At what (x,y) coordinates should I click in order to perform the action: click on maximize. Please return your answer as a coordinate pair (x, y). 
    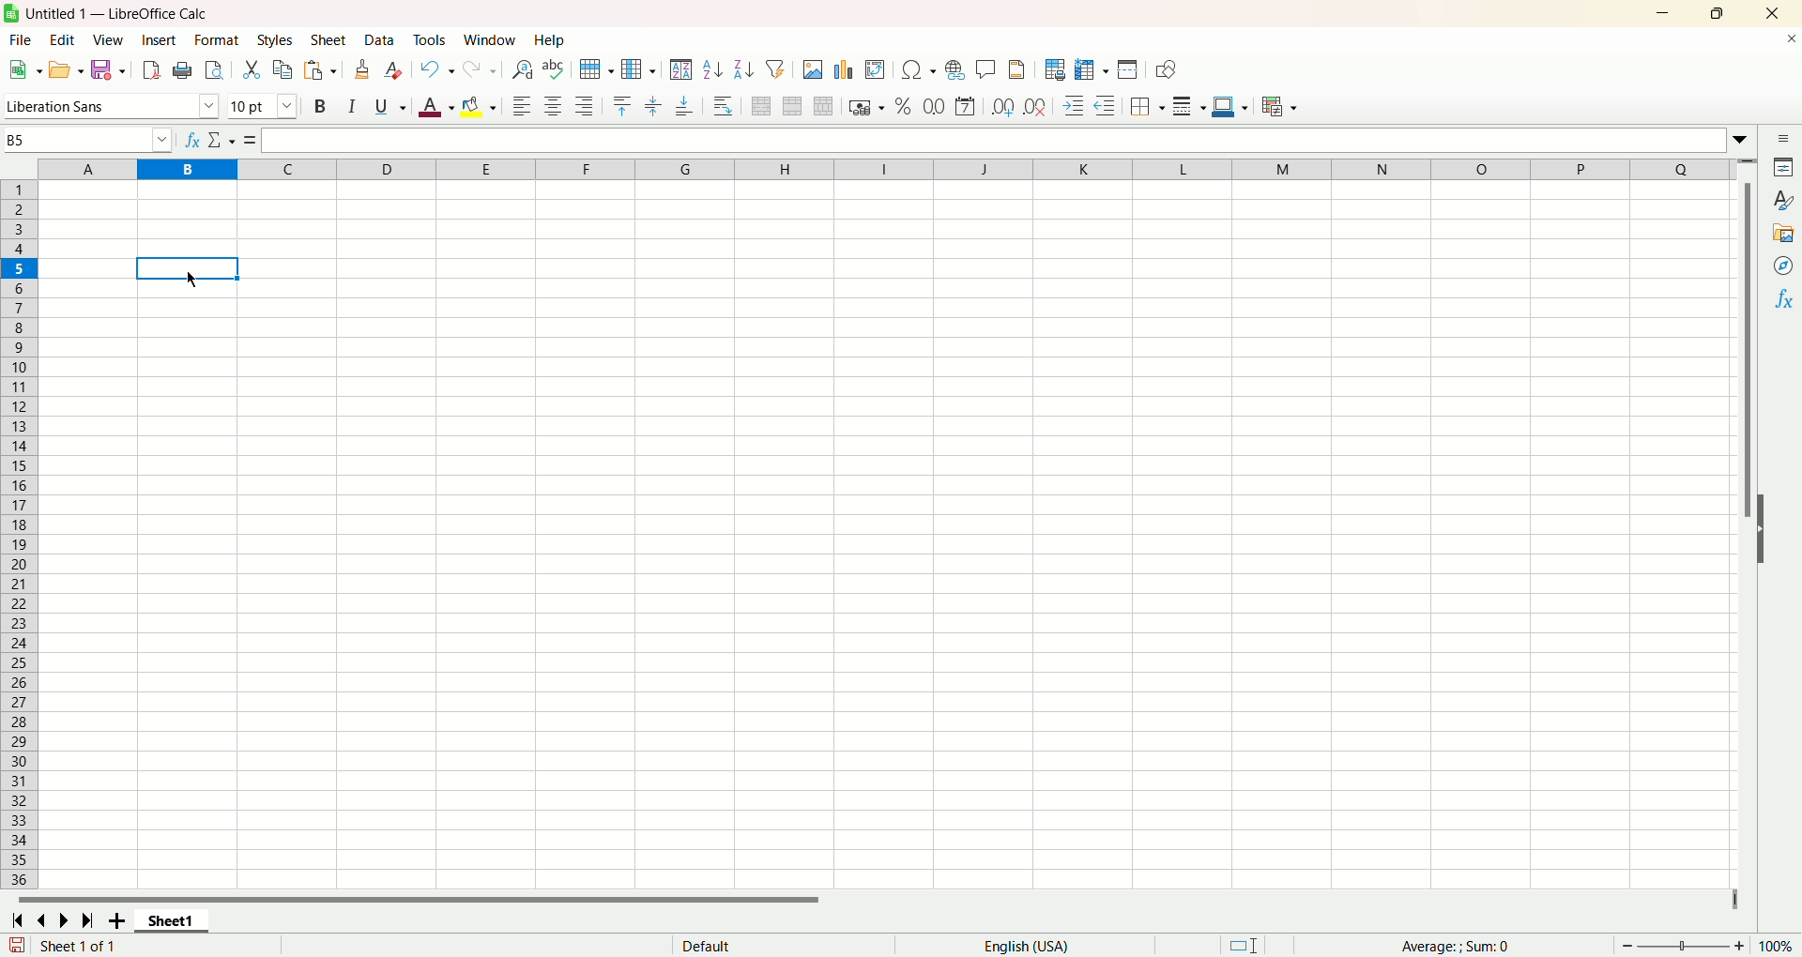
    Looking at the image, I should click on (1715, 16).